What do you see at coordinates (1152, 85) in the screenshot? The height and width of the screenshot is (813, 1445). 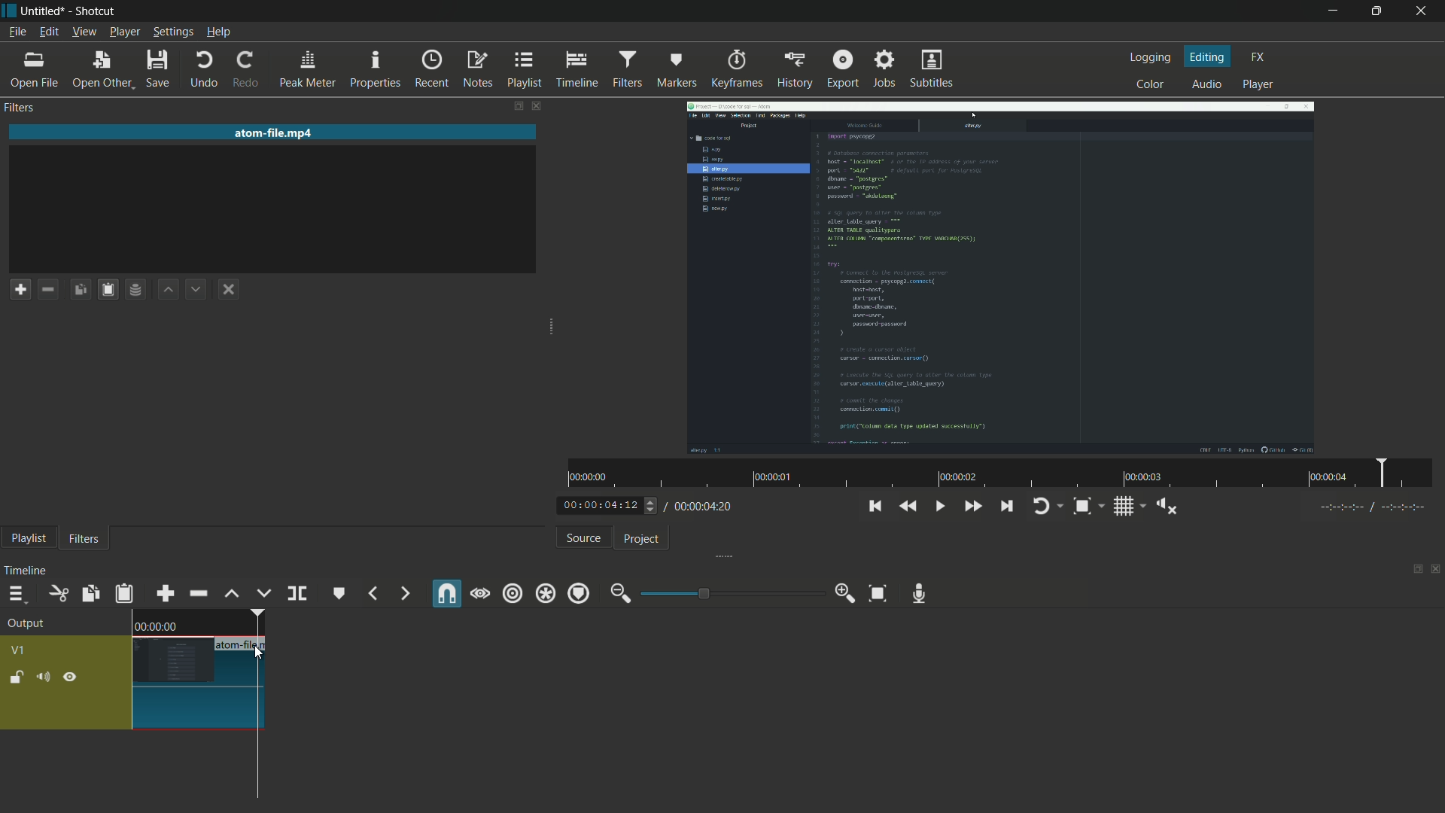 I see `color` at bounding box center [1152, 85].